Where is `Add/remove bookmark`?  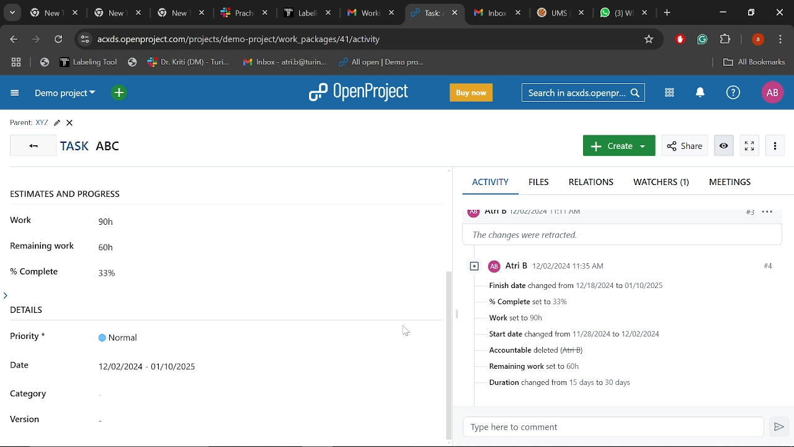 Add/remove bookmark is located at coordinates (648, 40).